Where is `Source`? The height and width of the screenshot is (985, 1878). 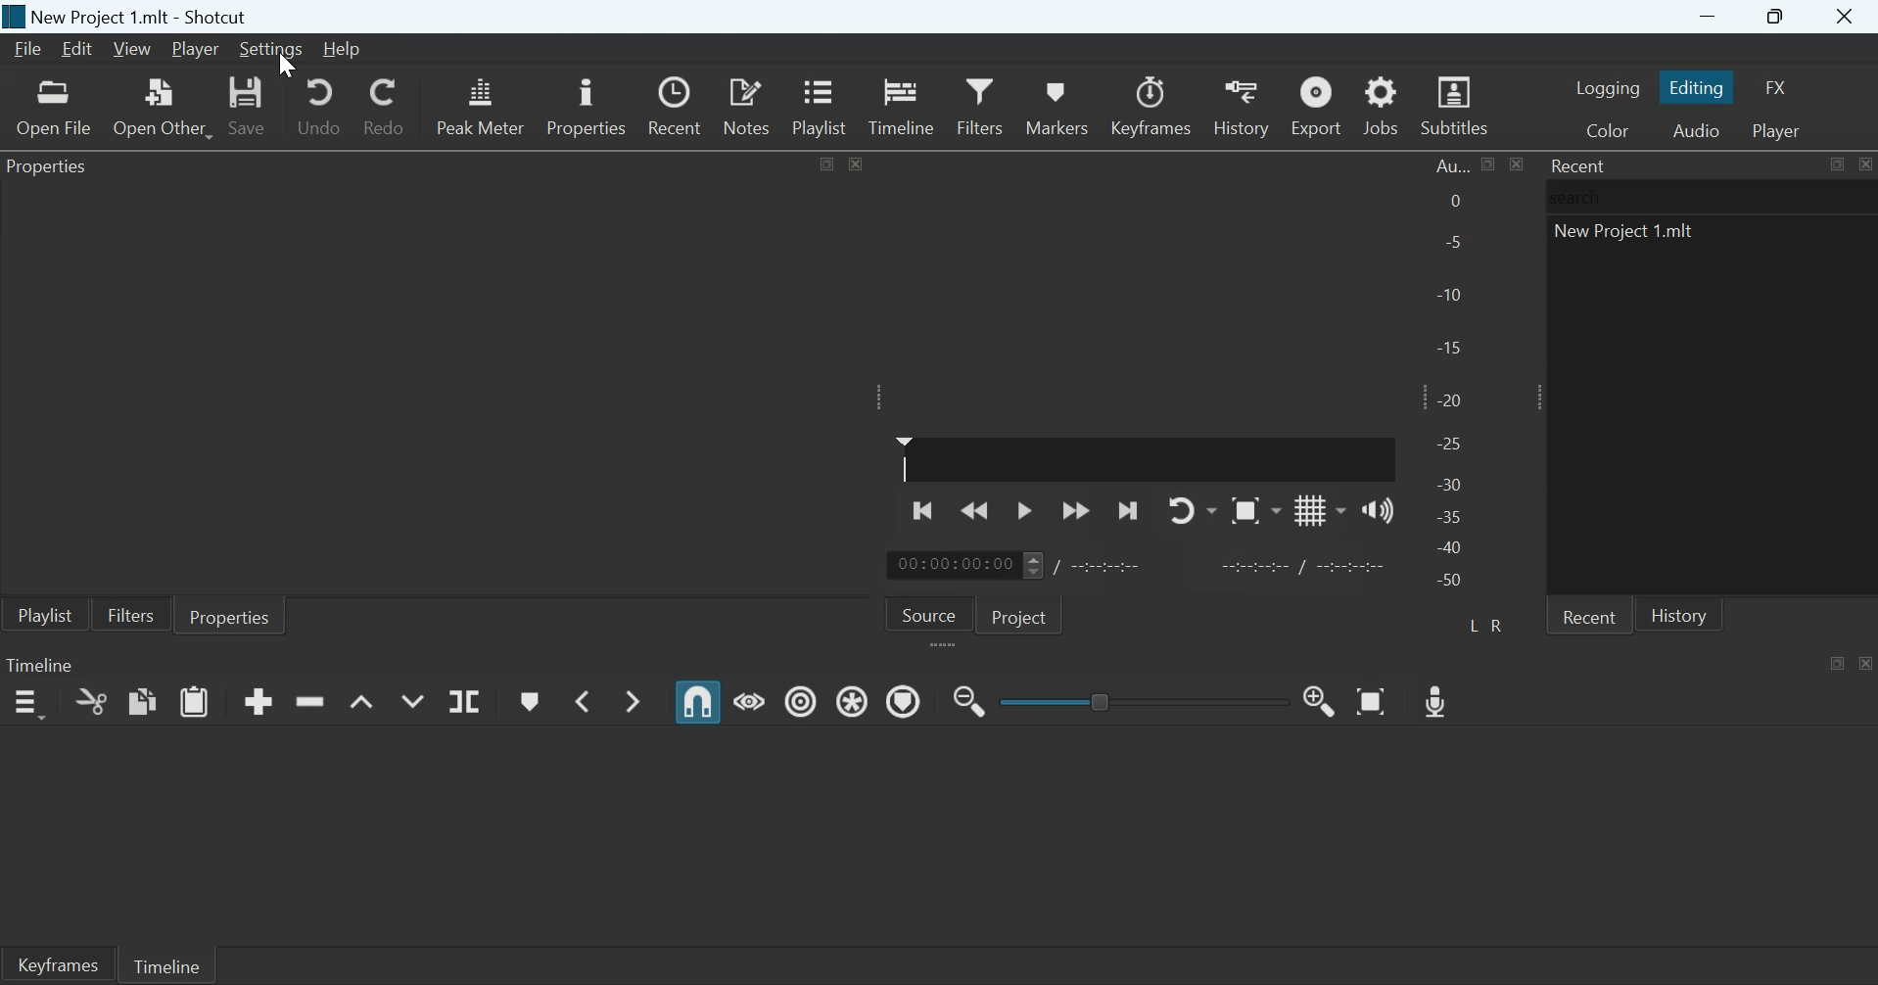
Source is located at coordinates (929, 613).